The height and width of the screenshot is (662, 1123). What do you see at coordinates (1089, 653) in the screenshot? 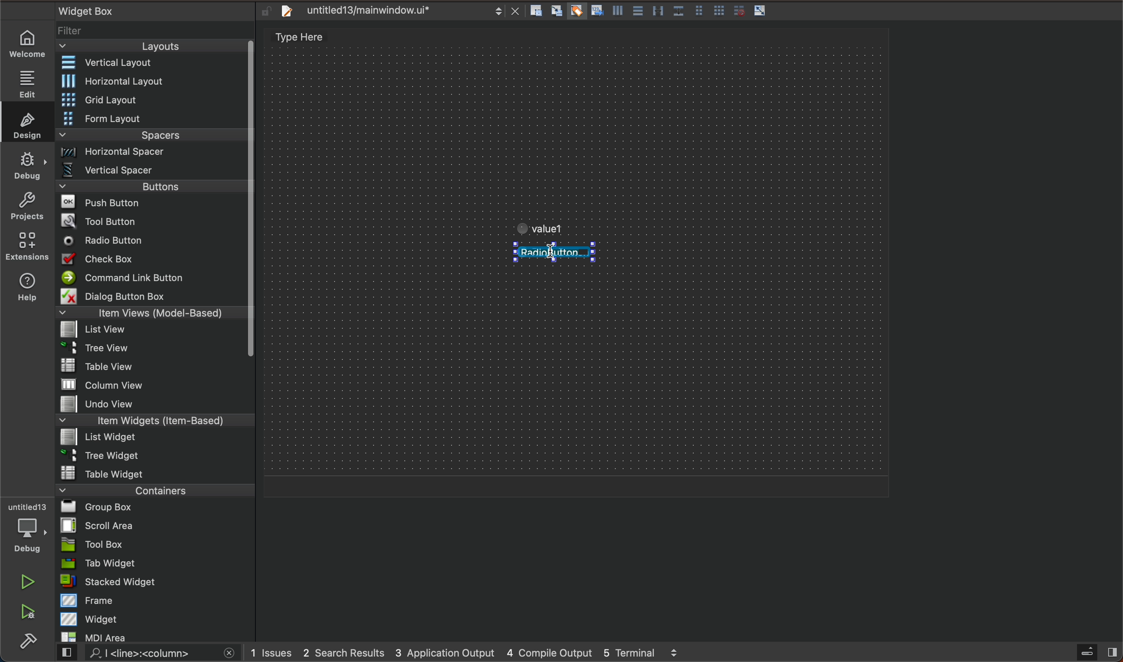
I see `sidebar ` at bounding box center [1089, 653].